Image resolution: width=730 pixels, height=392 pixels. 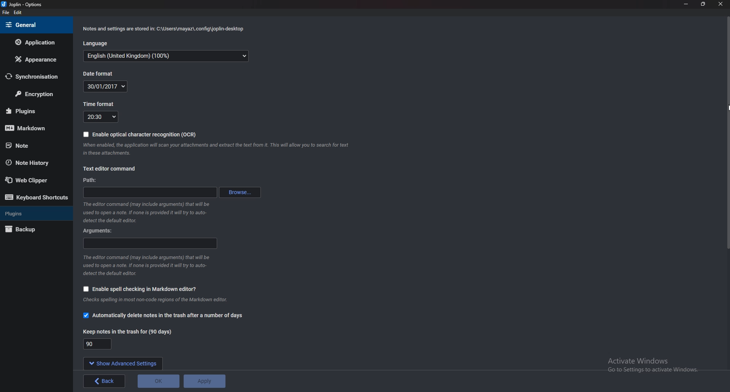 I want to click on cursor, so click(x=728, y=107).